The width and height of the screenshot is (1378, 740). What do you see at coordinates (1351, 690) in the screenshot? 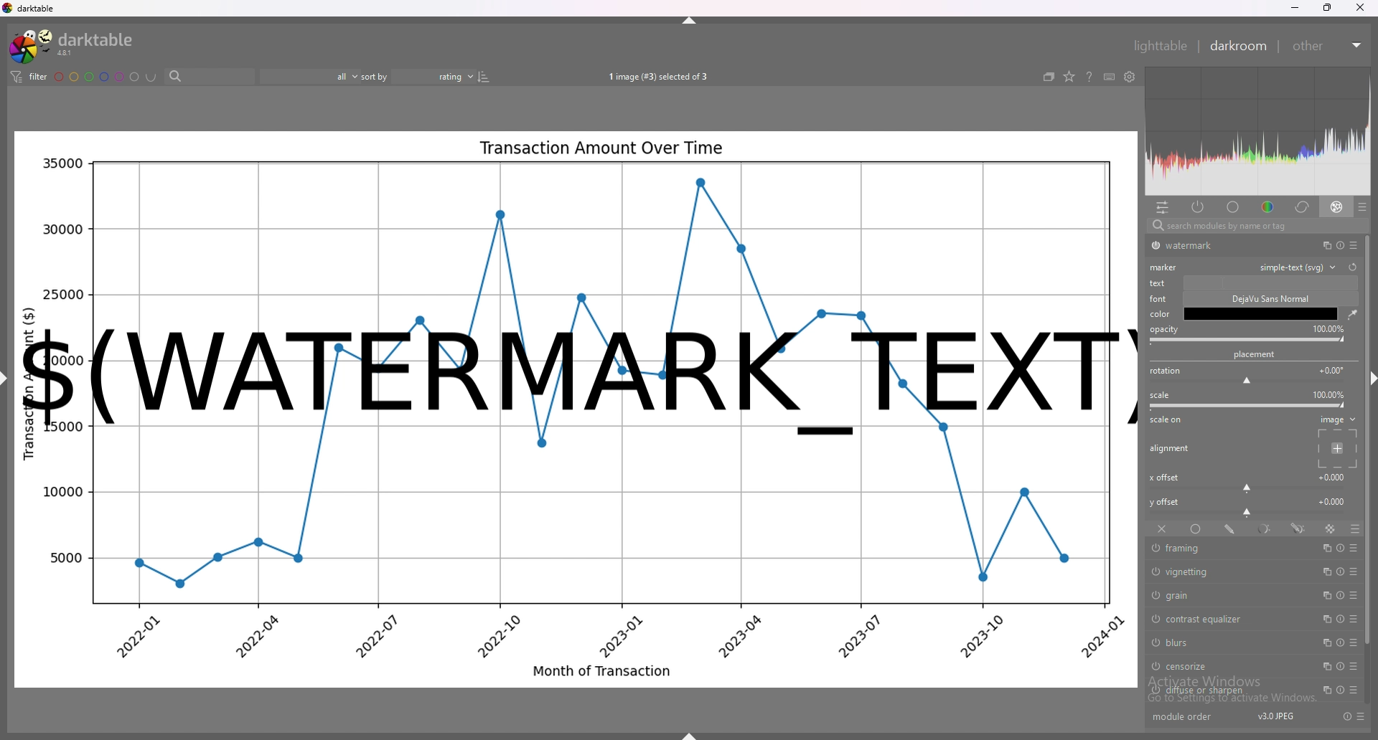
I see `presets` at bounding box center [1351, 690].